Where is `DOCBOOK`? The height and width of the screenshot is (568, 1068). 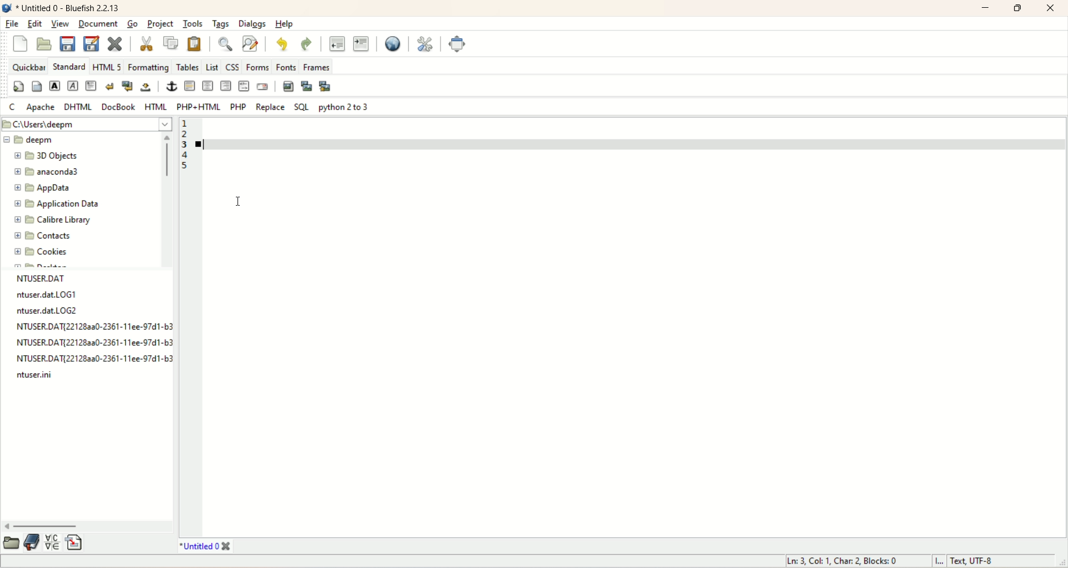 DOCBOOK is located at coordinates (119, 106).